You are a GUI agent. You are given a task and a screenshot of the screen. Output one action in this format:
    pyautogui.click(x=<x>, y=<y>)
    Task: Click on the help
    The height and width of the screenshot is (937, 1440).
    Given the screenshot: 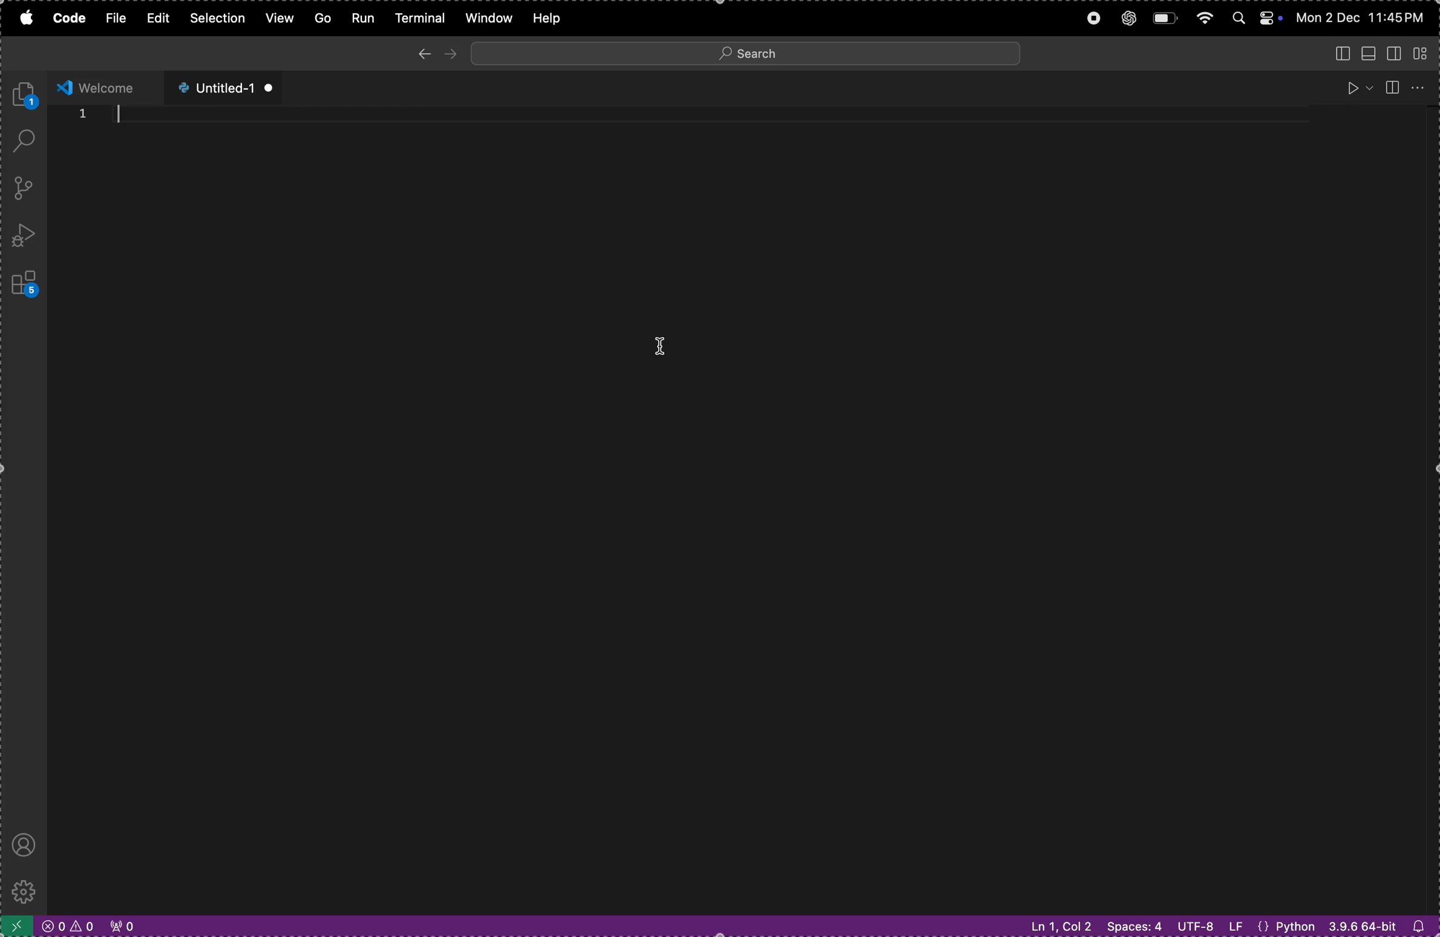 What is the action you would take?
    pyautogui.click(x=555, y=18)
    